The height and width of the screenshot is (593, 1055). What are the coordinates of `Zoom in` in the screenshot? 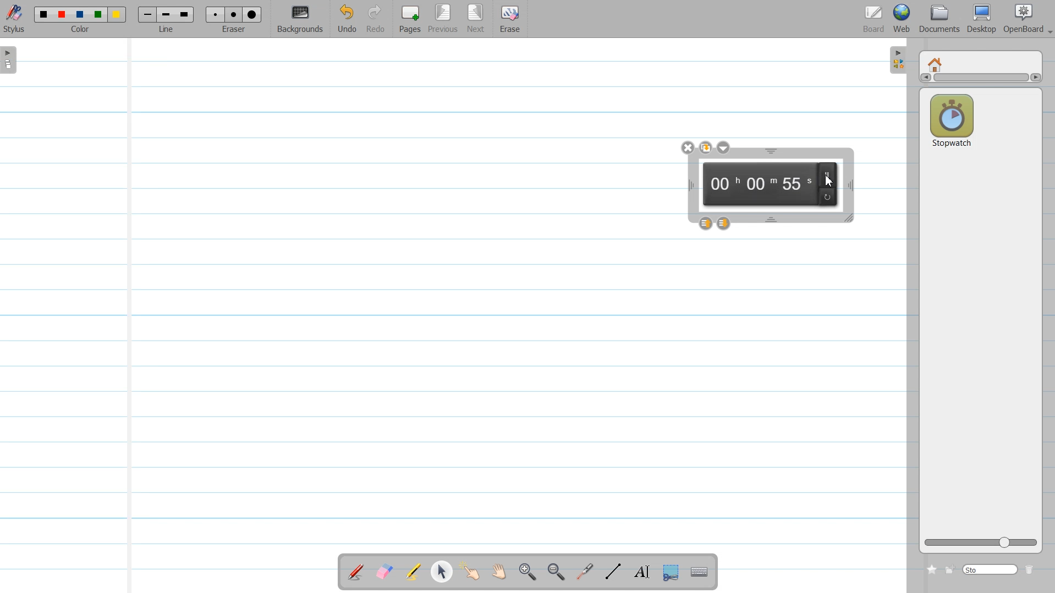 It's located at (528, 572).